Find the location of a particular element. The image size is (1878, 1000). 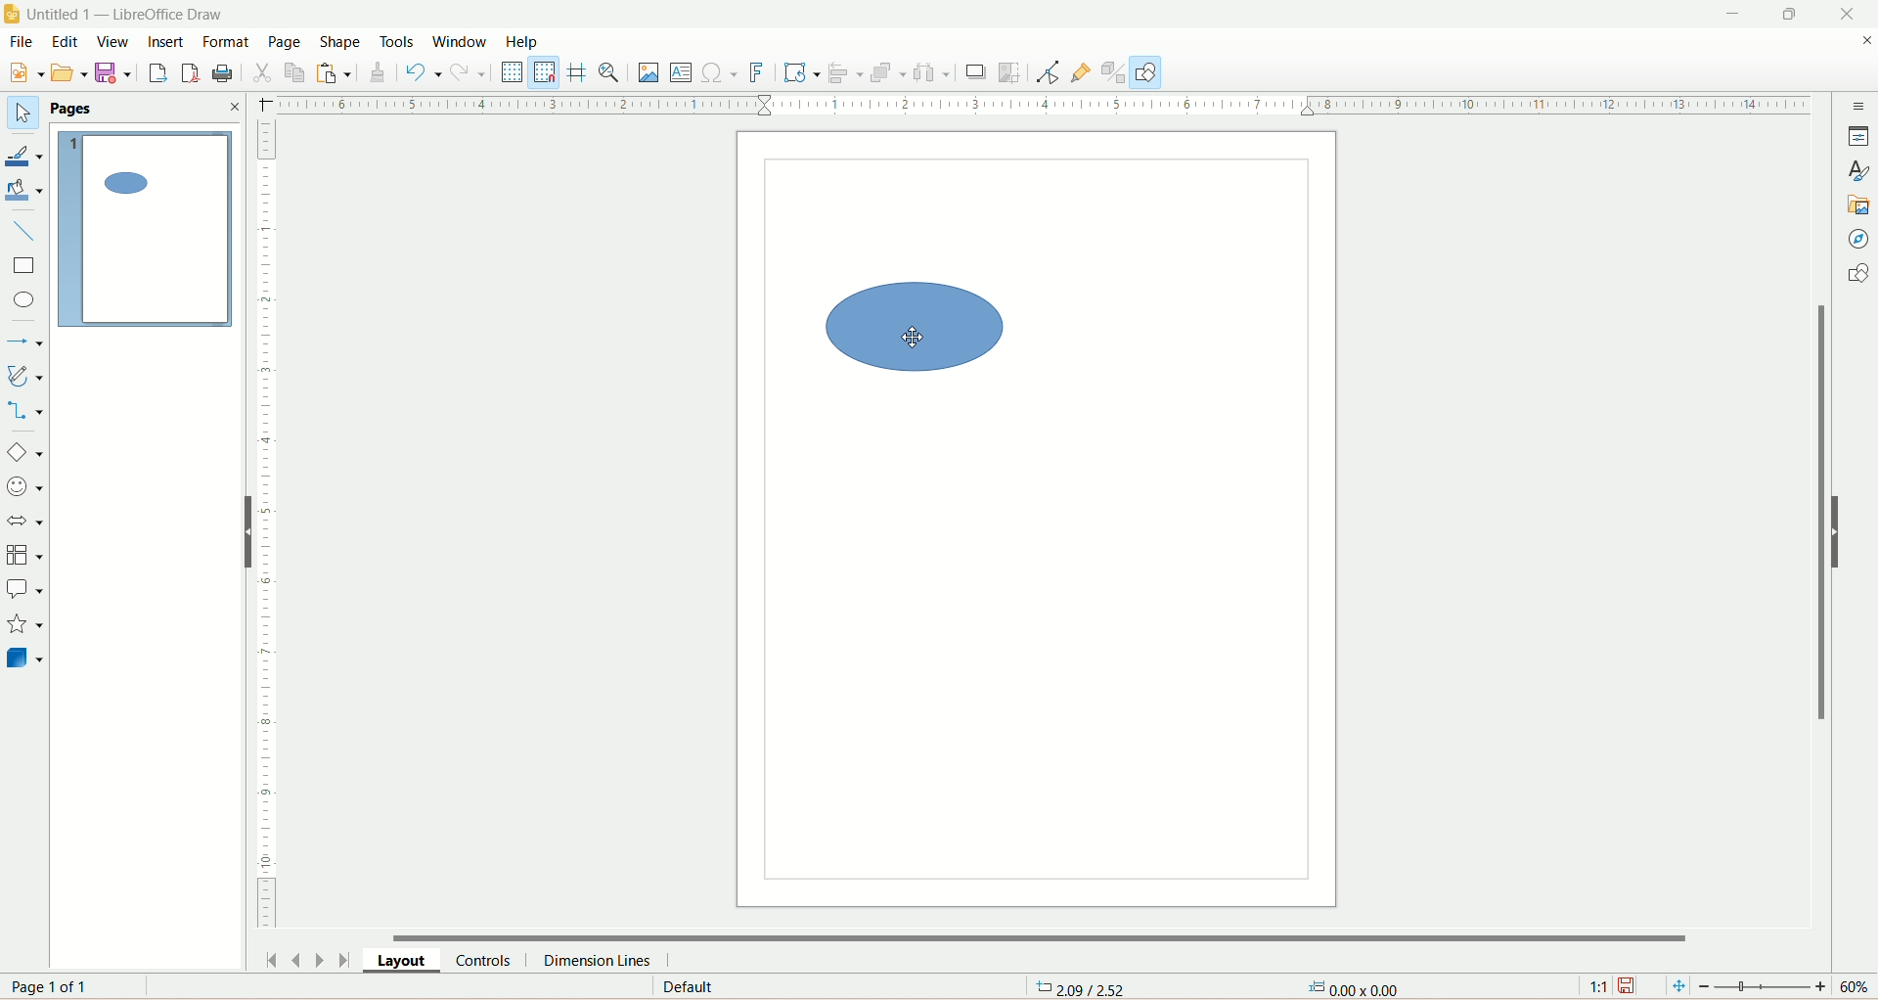

rectangle is located at coordinates (26, 264).